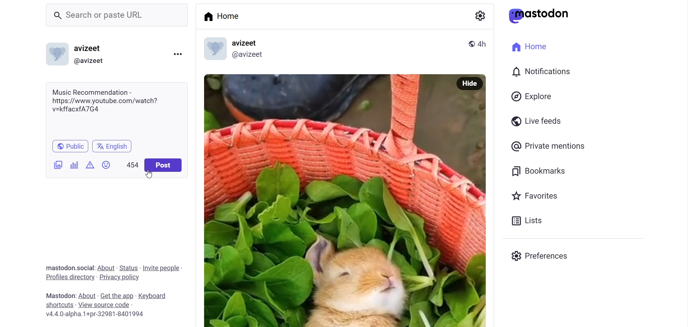 This screenshot has width=688, height=327. Describe the element at coordinates (128, 162) in the screenshot. I see `454` at that location.